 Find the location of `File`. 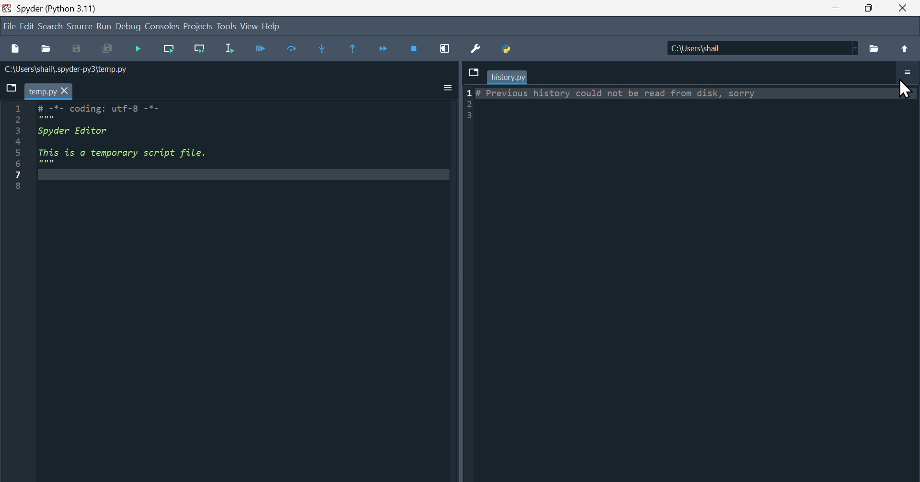

File is located at coordinates (8, 26).